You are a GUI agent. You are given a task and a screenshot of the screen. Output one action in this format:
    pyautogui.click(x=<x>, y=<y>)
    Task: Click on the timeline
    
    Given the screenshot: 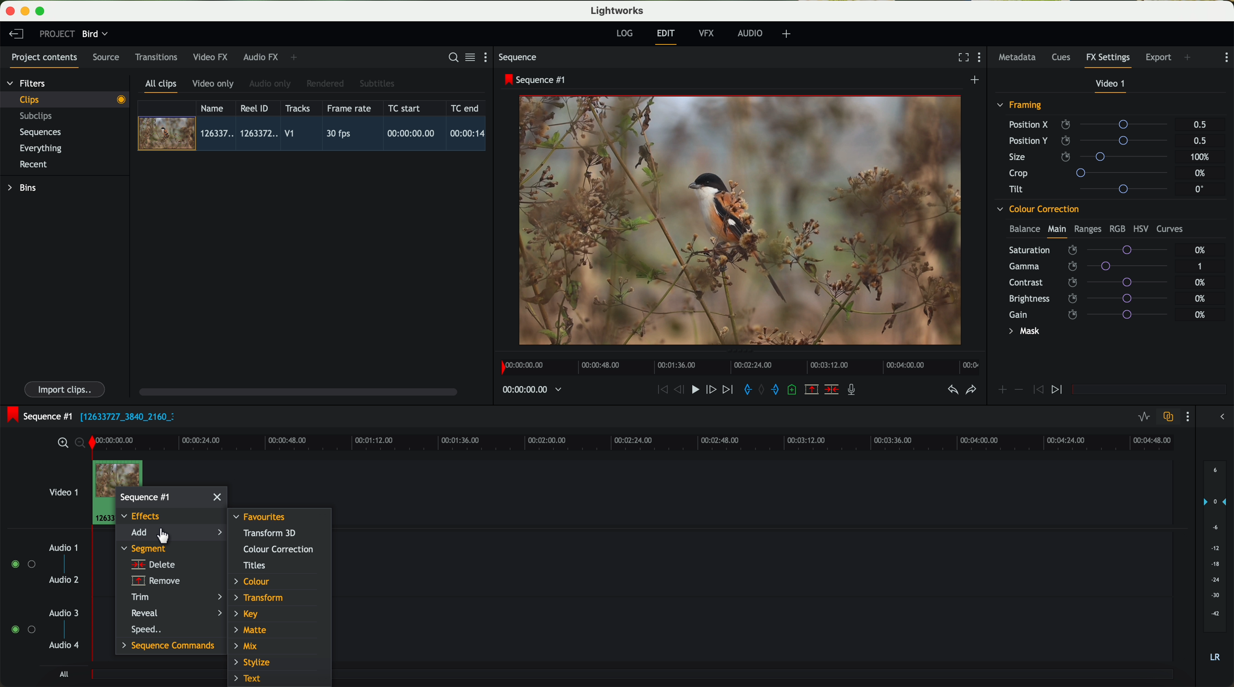 What is the action you would take?
    pyautogui.click(x=527, y=390)
    